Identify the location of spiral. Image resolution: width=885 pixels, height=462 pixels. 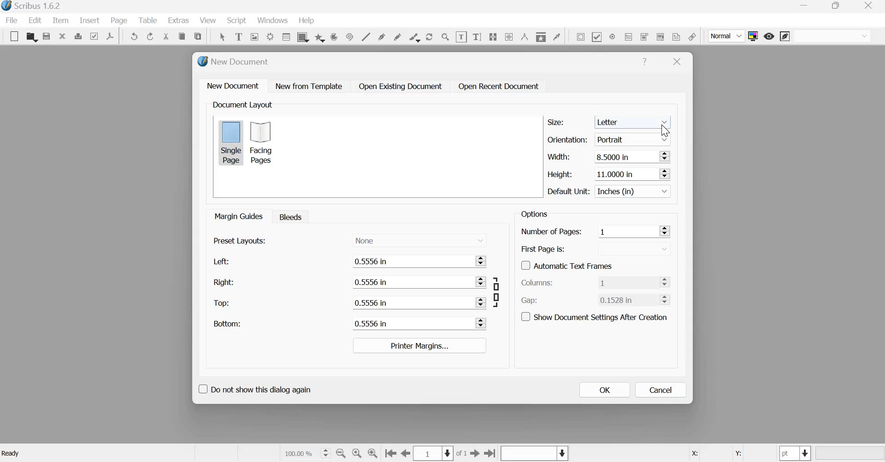
(348, 36).